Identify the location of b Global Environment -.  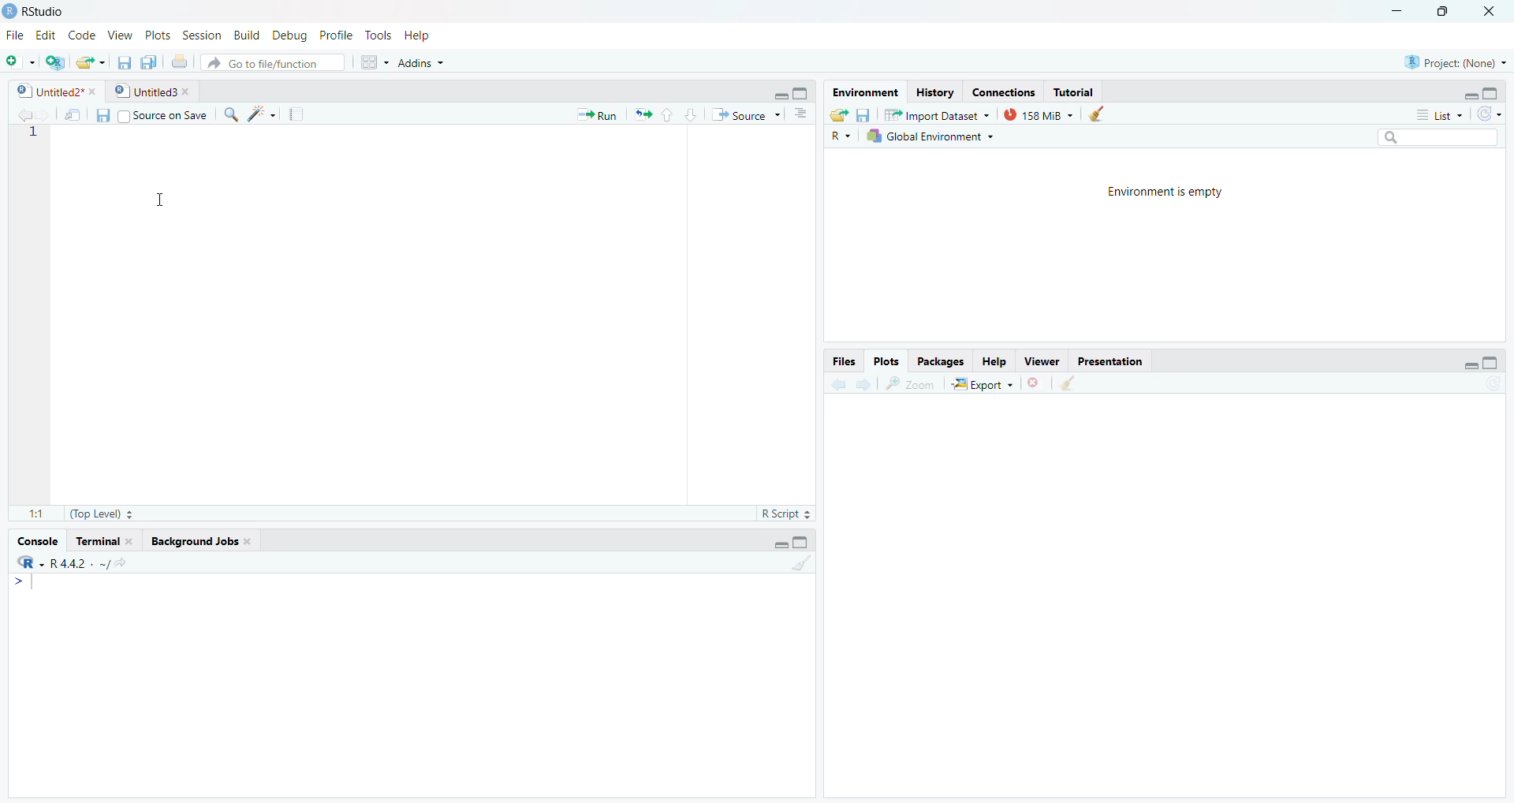
(927, 136).